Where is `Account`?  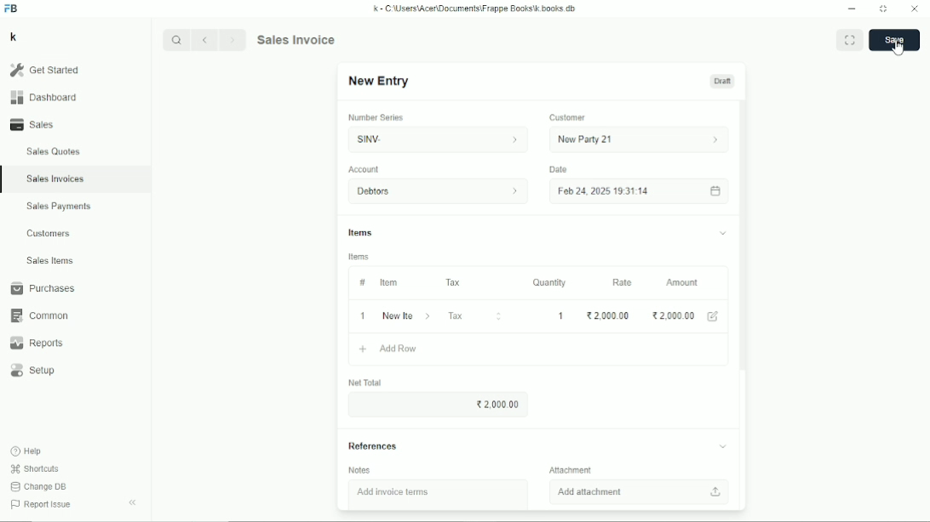
Account is located at coordinates (365, 169).